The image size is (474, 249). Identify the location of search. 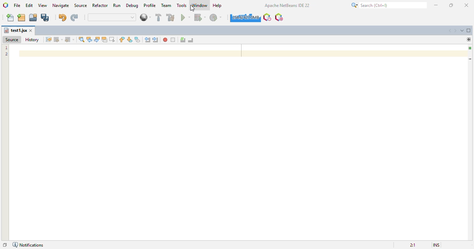
(389, 5).